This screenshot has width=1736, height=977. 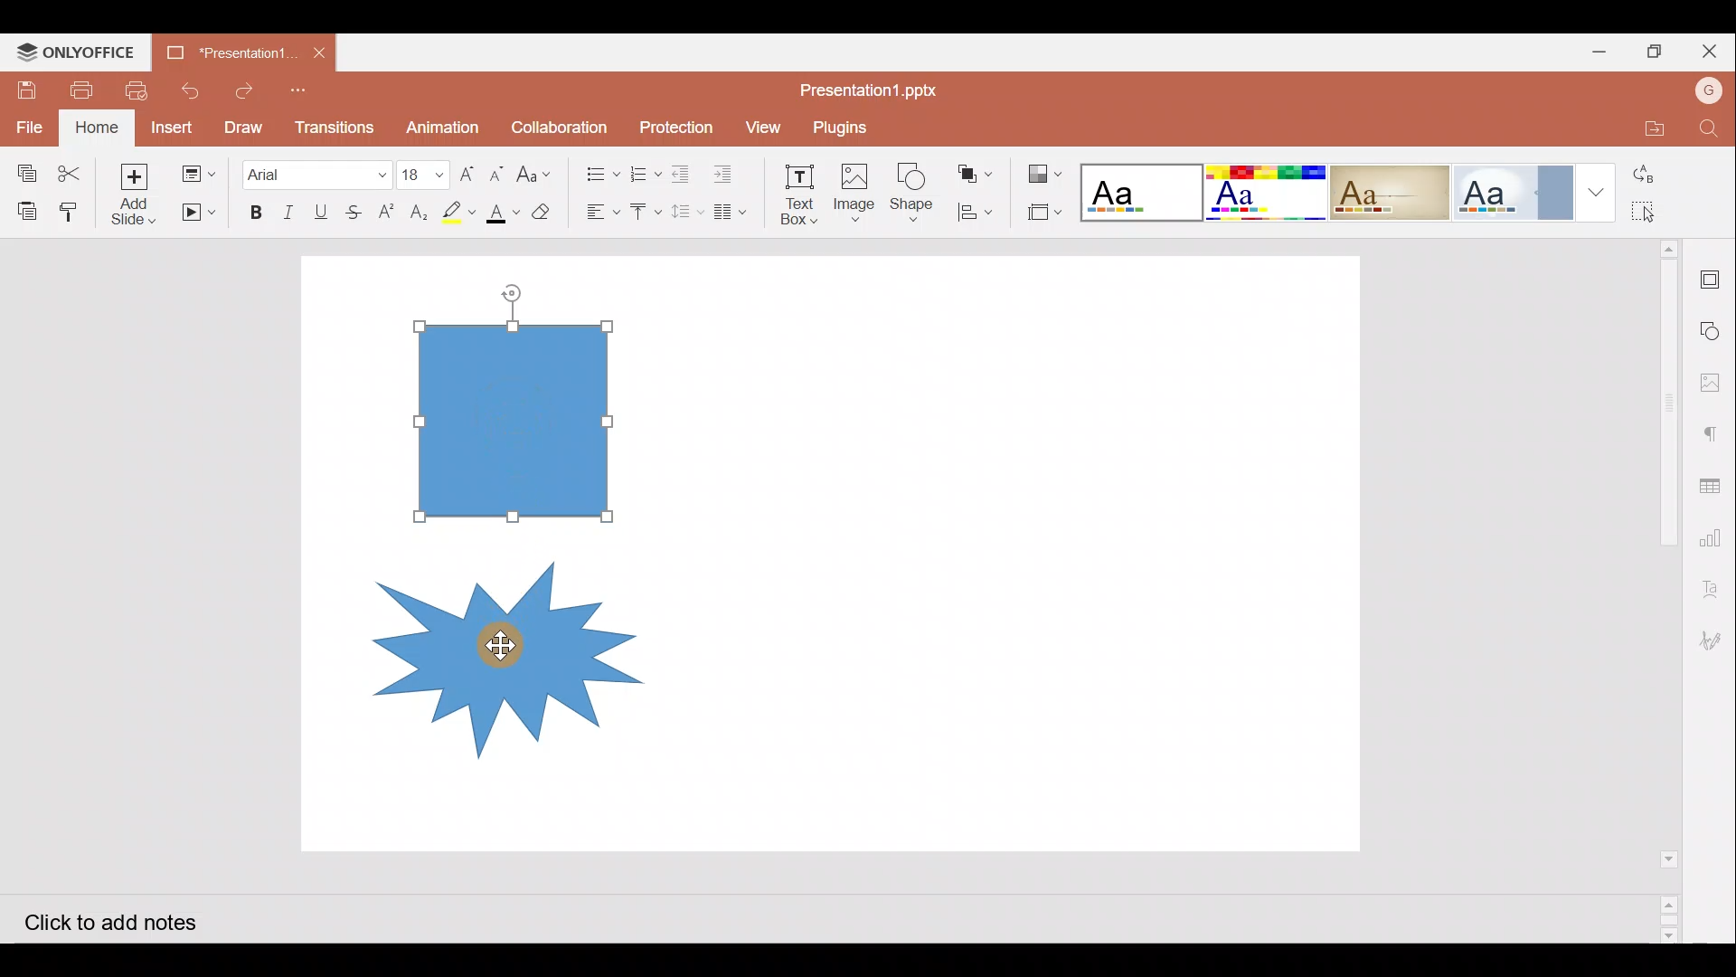 What do you see at coordinates (80, 51) in the screenshot?
I see `ONLYOFFICE` at bounding box center [80, 51].